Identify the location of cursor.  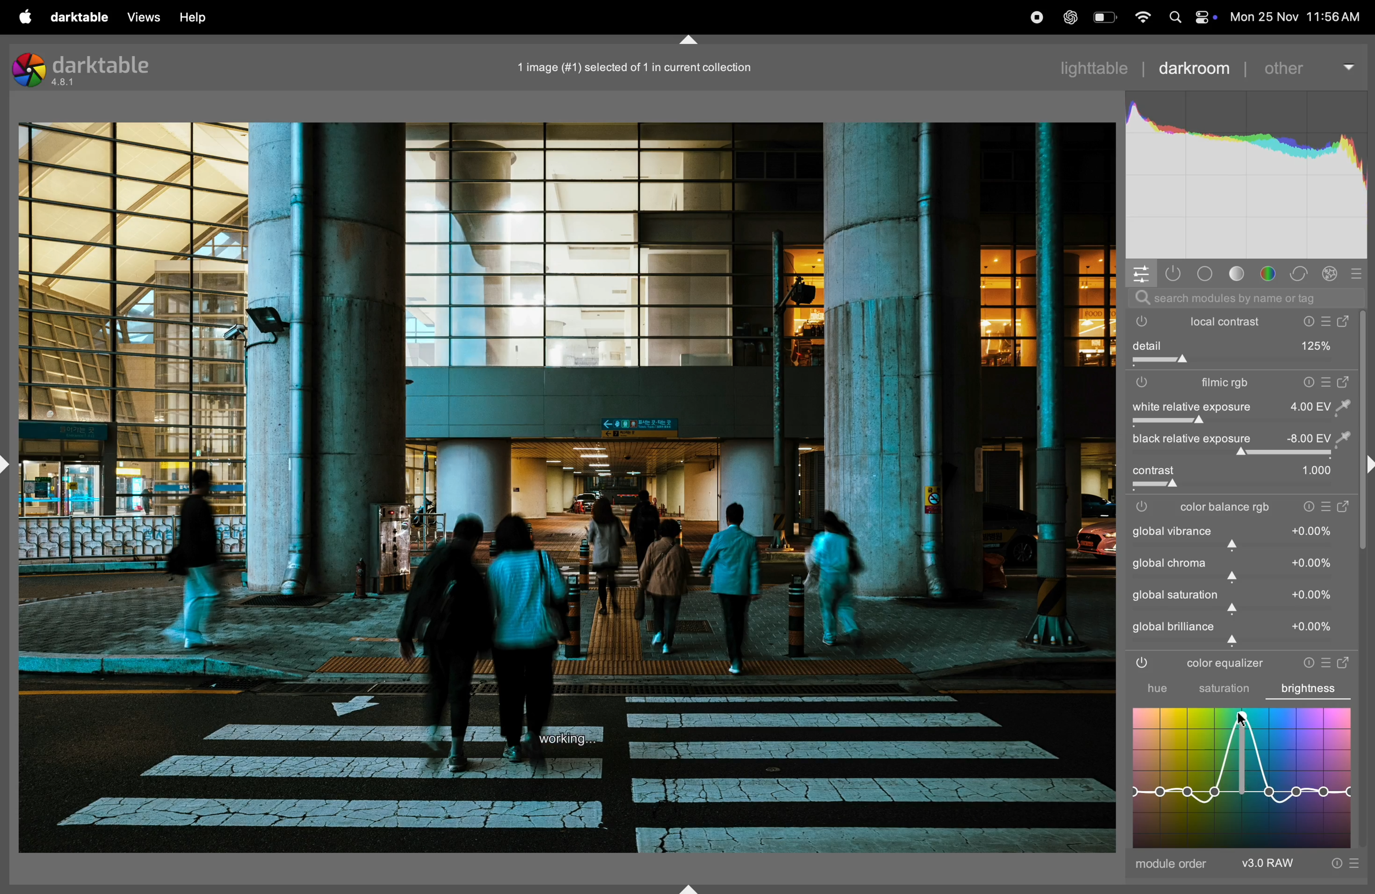
(1239, 721).